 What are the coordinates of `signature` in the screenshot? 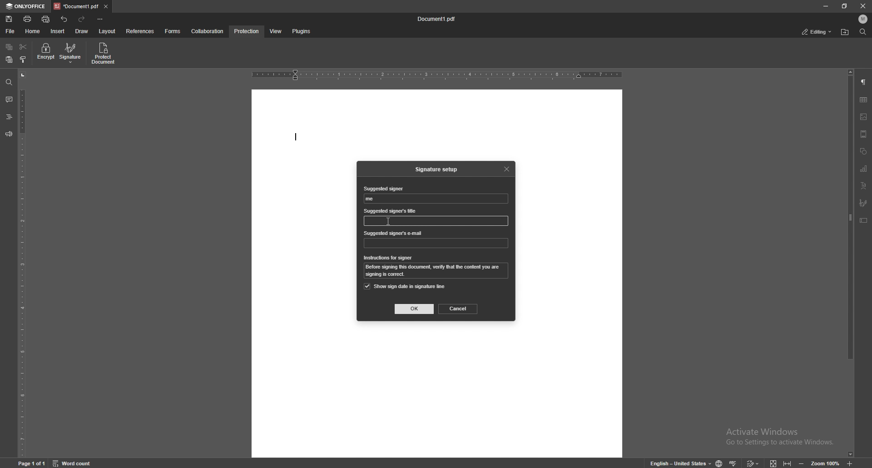 It's located at (71, 53).